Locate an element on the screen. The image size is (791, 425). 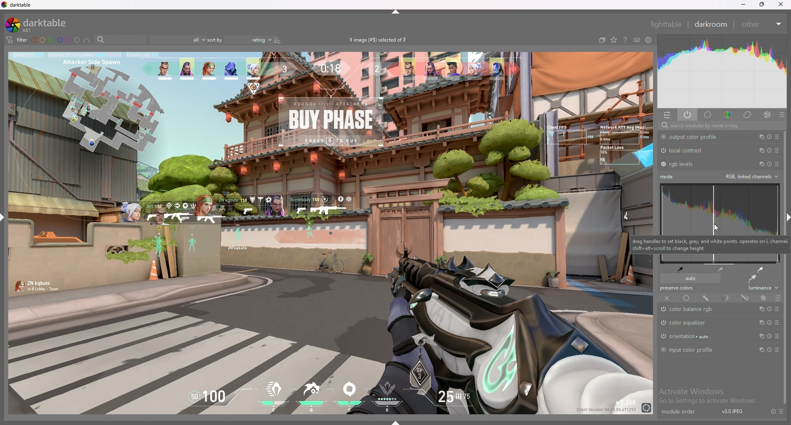
image is located at coordinates (330, 234).